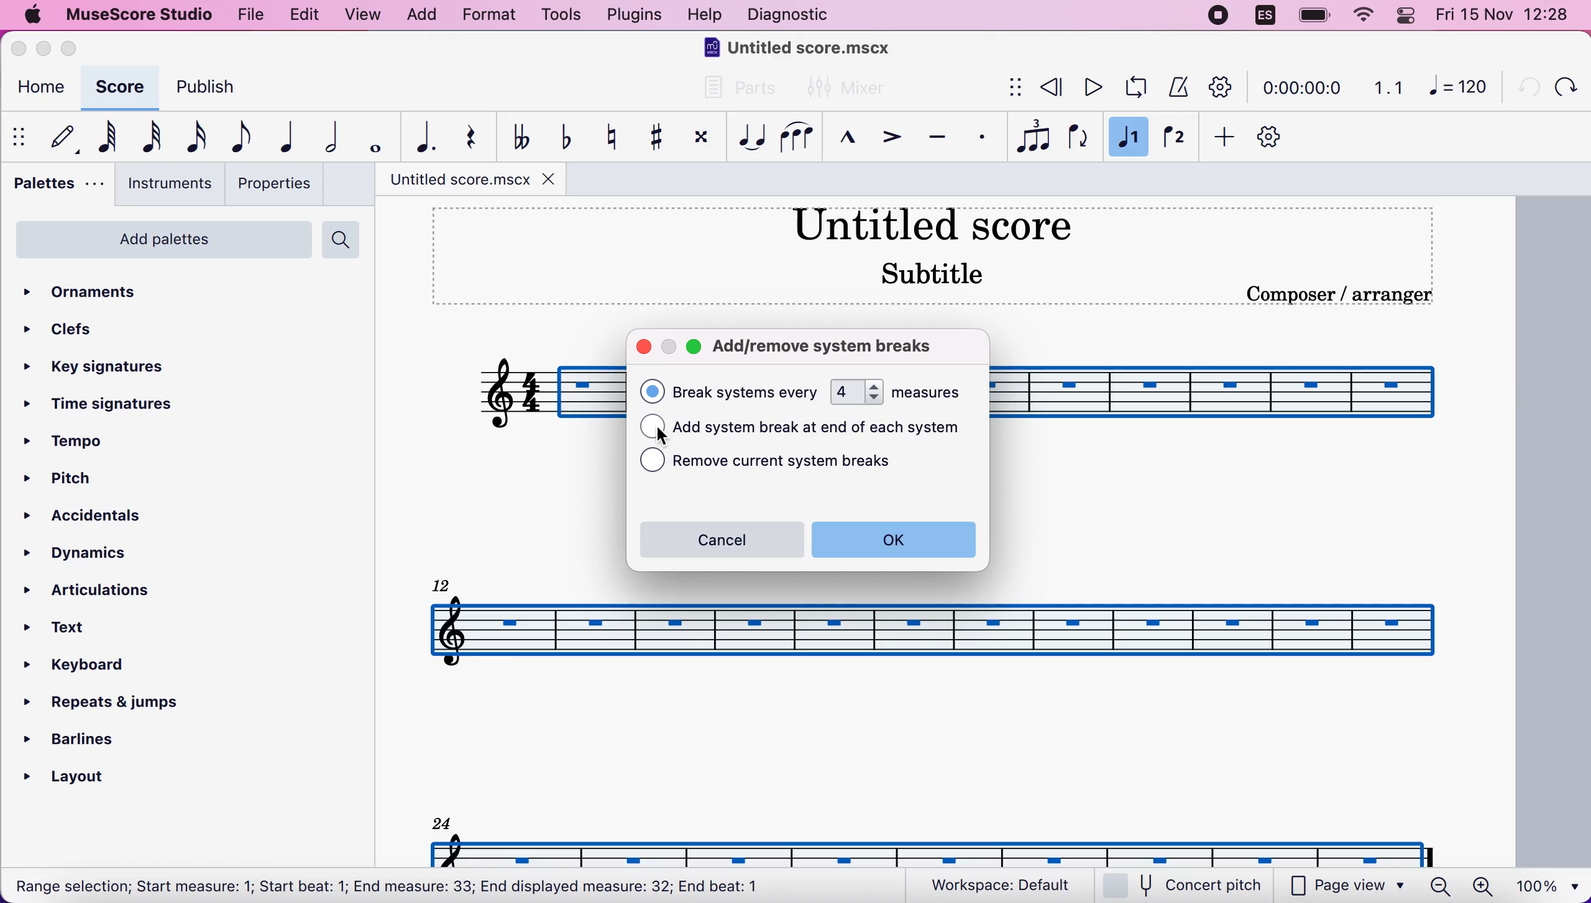 This screenshot has width=1591, height=903. Describe the element at coordinates (1129, 139) in the screenshot. I see `voice 1` at that location.